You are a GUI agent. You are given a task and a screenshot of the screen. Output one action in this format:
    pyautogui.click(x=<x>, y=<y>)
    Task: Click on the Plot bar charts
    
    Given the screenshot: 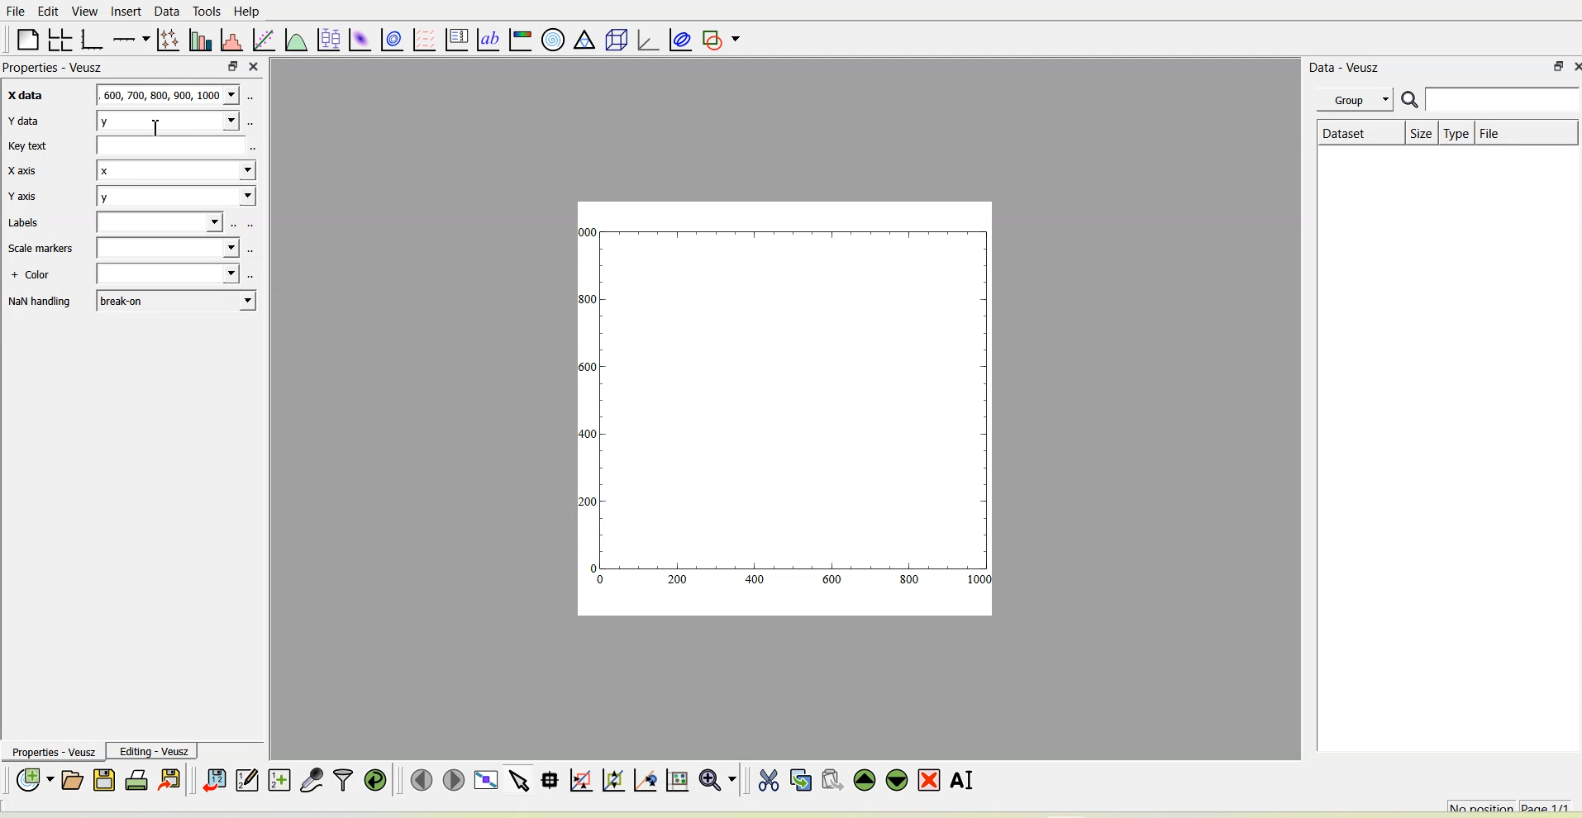 What is the action you would take?
    pyautogui.click(x=200, y=40)
    